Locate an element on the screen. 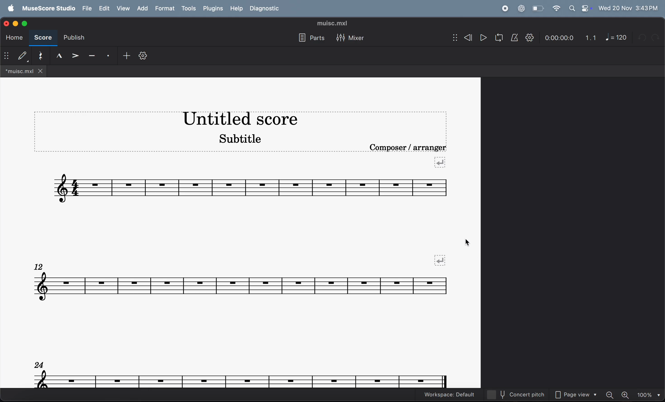 The image size is (665, 402). tenuto is located at coordinates (91, 55).